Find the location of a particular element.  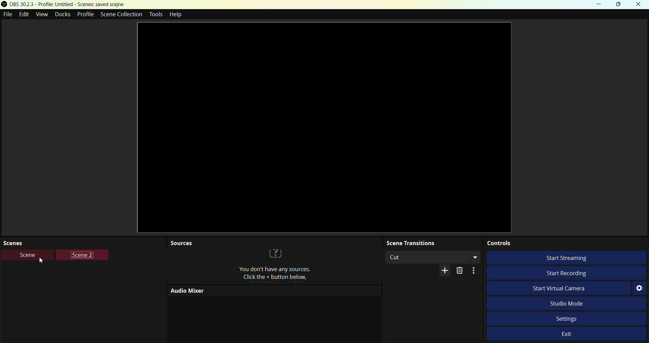

Delete is located at coordinates (461, 271).